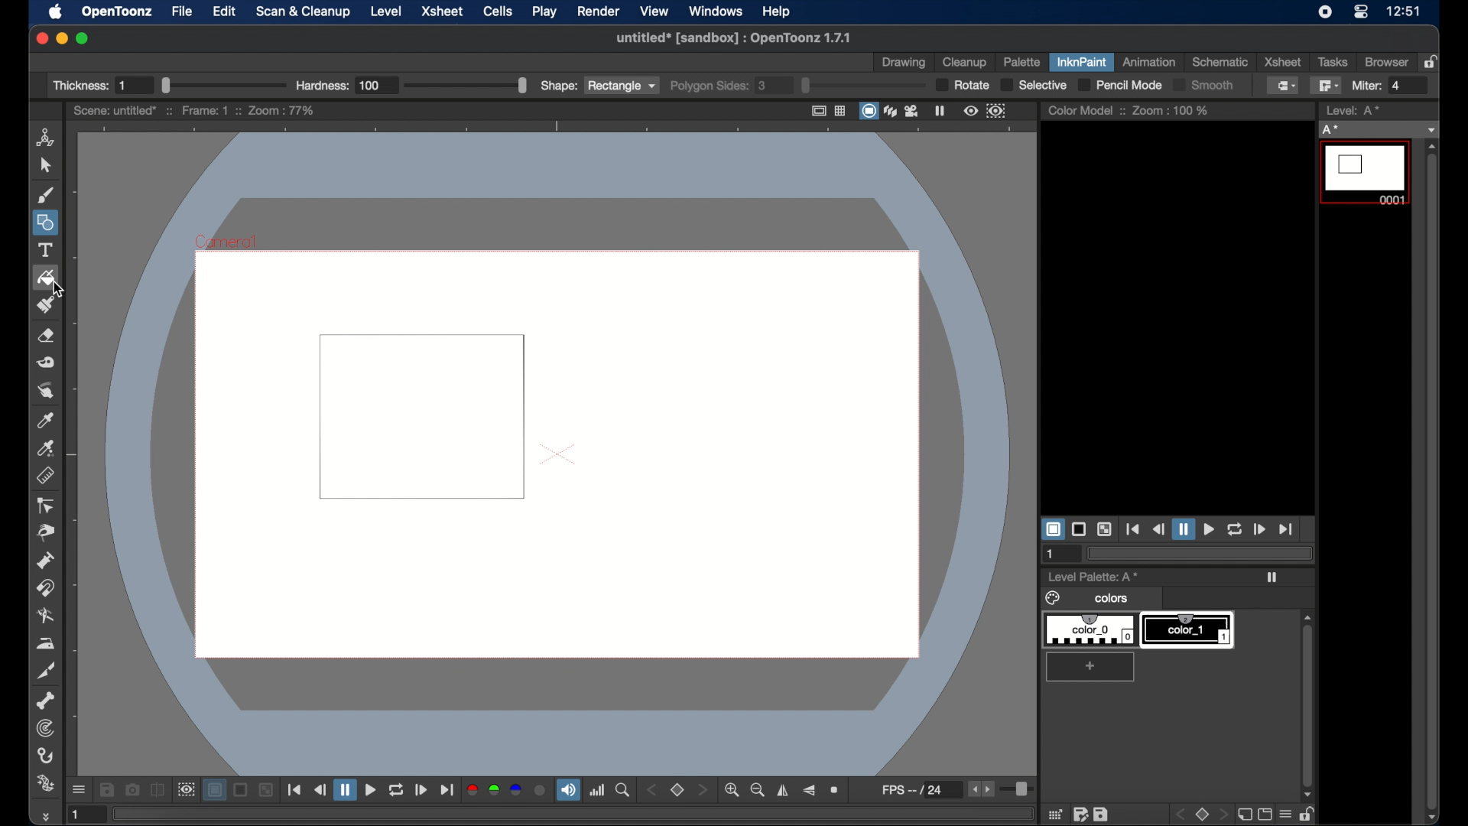 Image resolution: width=1468 pixels, height=826 pixels. What do you see at coordinates (1094, 576) in the screenshot?
I see `level palette: A*` at bounding box center [1094, 576].